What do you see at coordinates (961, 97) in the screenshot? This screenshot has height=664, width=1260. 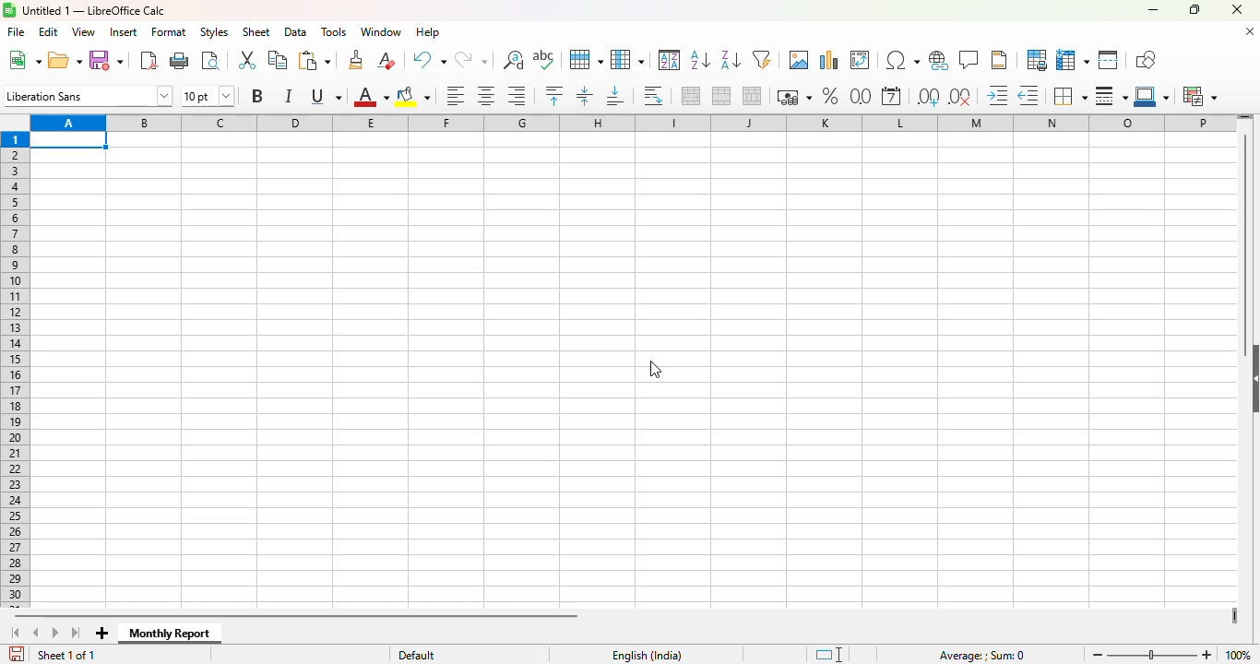 I see `delete decimal place` at bounding box center [961, 97].